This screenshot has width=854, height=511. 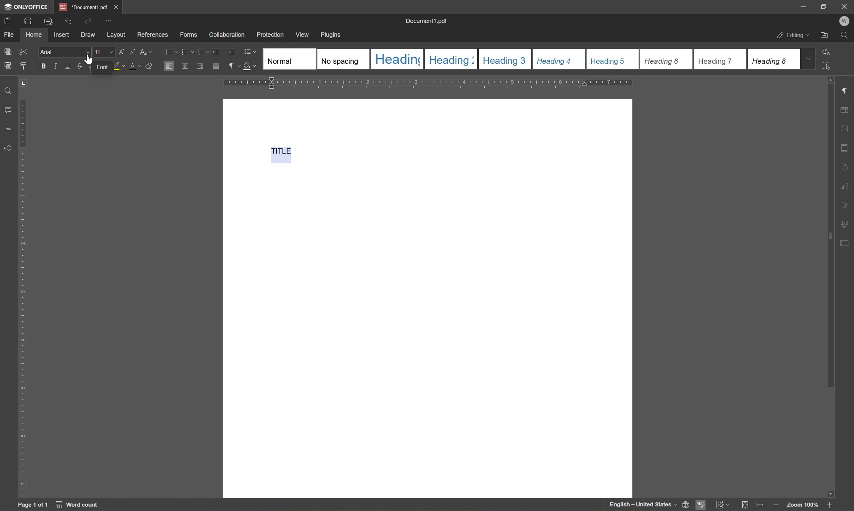 What do you see at coordinates (331, 35) in the screenshot?
I see `plugins` at bounding box center [331, 35].